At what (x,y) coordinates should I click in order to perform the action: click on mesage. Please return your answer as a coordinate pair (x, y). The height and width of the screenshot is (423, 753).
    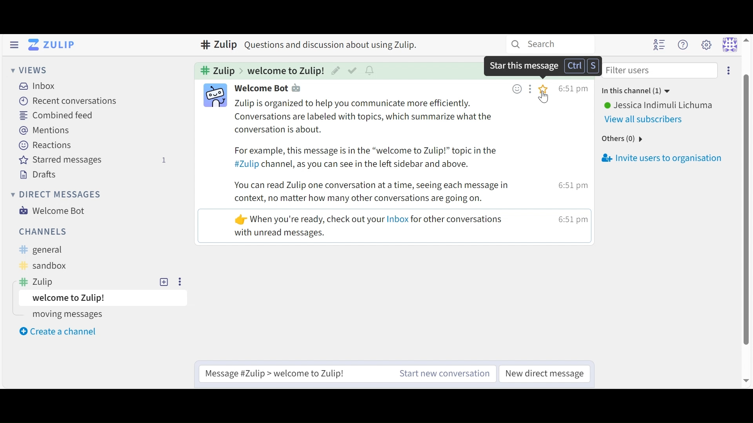
    Looking at the image, I should click on (413, 226).